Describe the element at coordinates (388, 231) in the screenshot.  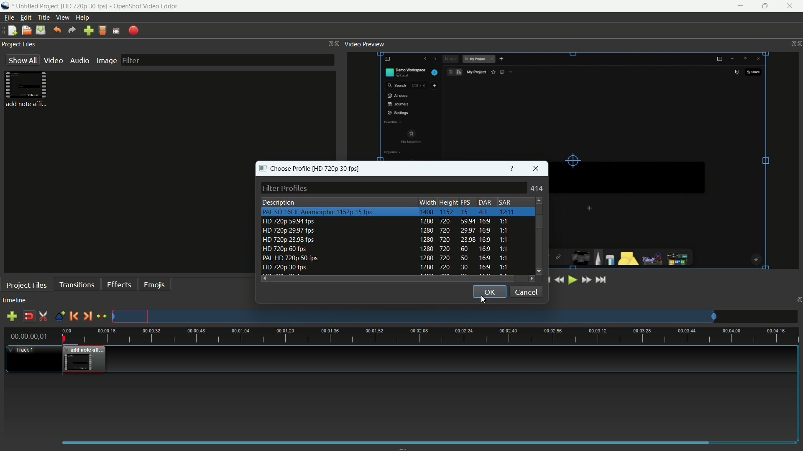
I see `profile-3` at that location.